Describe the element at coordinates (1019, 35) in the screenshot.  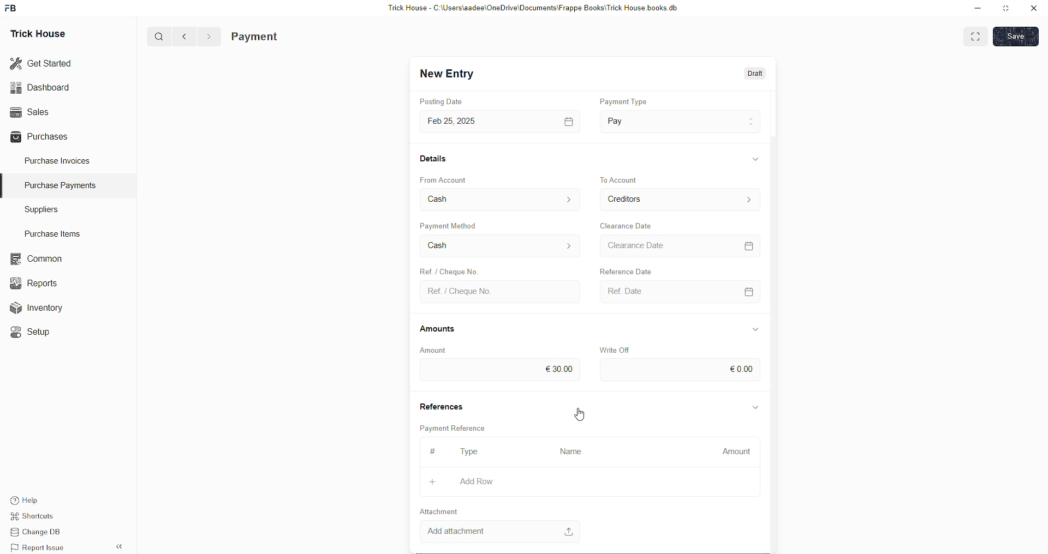
I see `SAVE` at that location.